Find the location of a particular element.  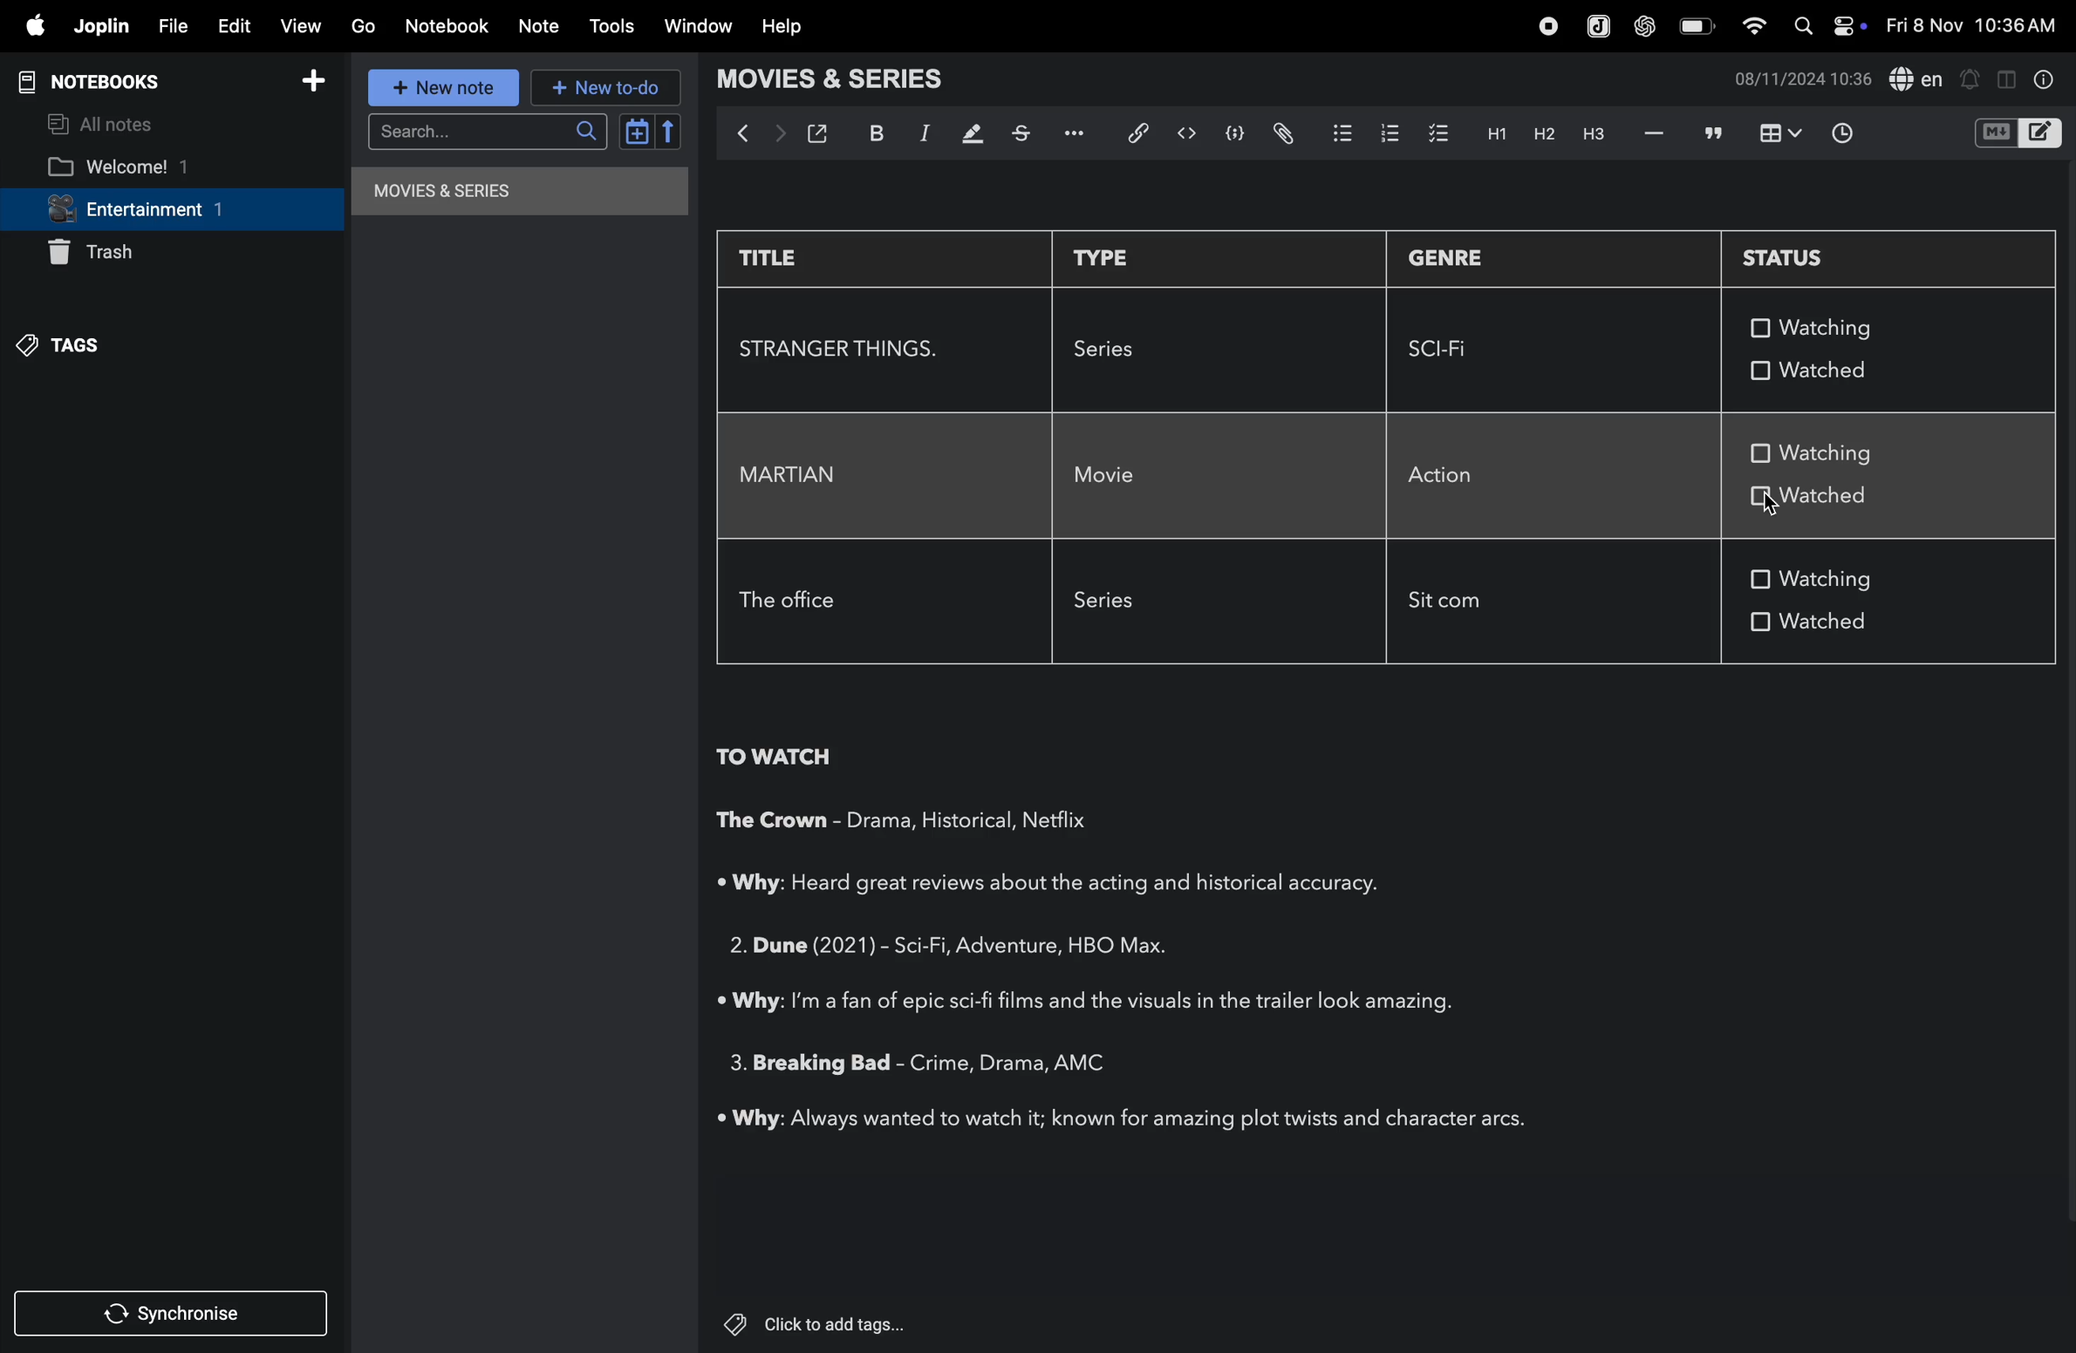

type is located at coordinates (1110, 256).